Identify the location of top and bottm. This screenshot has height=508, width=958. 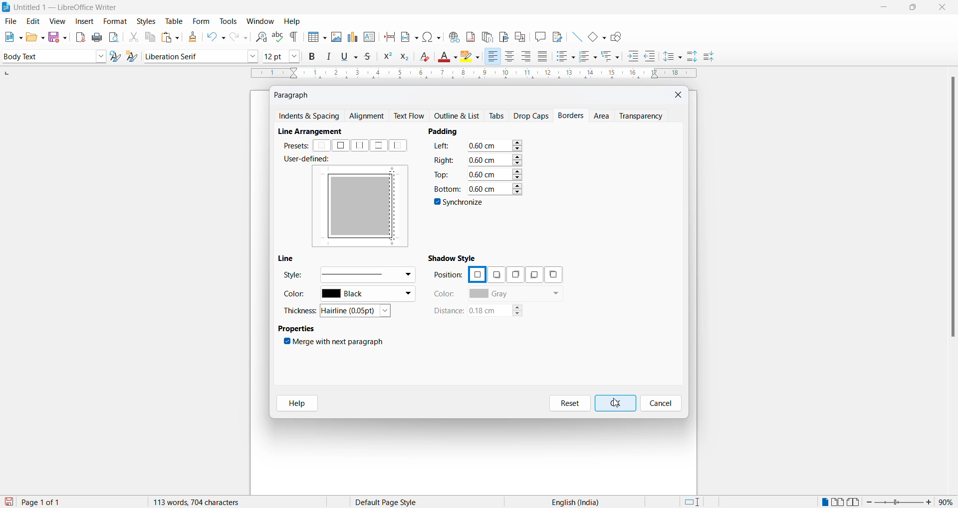
(378, 145).